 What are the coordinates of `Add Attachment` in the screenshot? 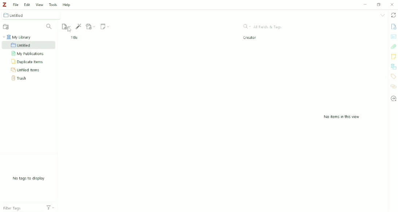 It's located at (91, 26).